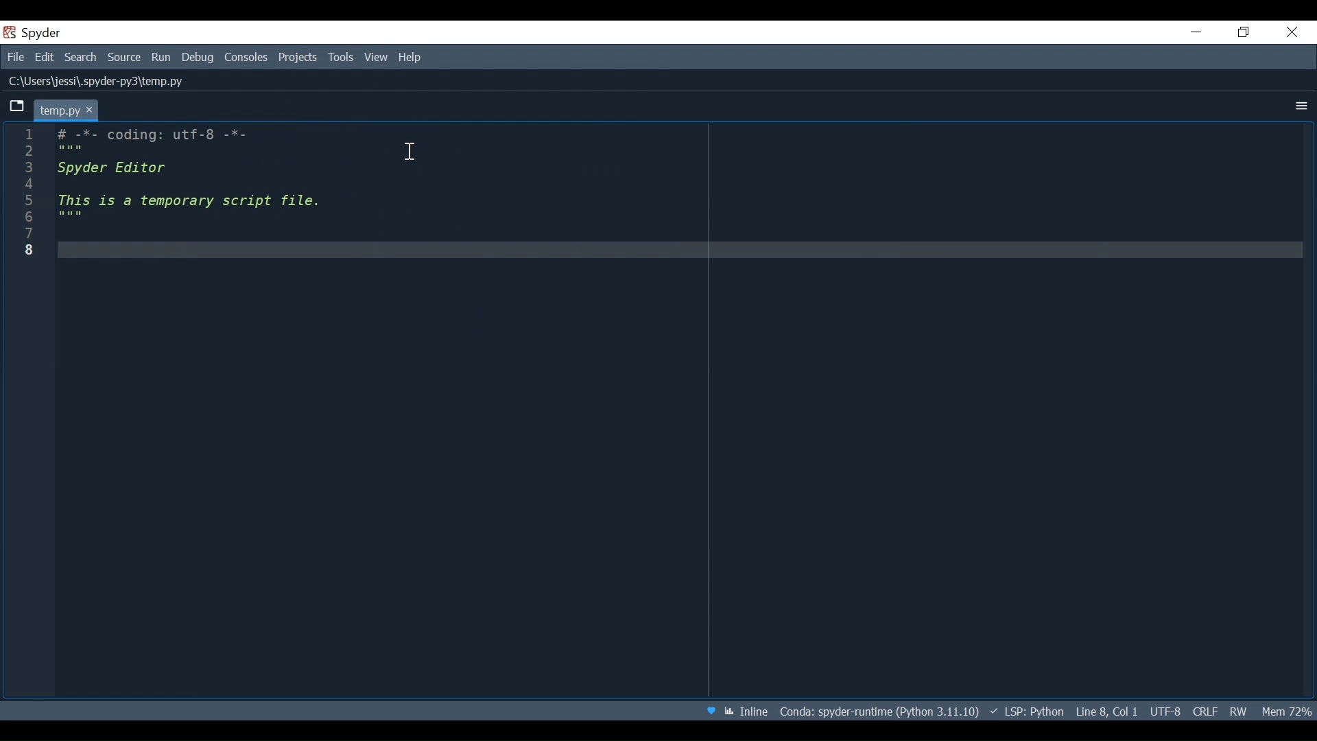  What do you see at coordinates (414, 57) in the screenshot?
I see `Help` at bounding box center [414, 57].